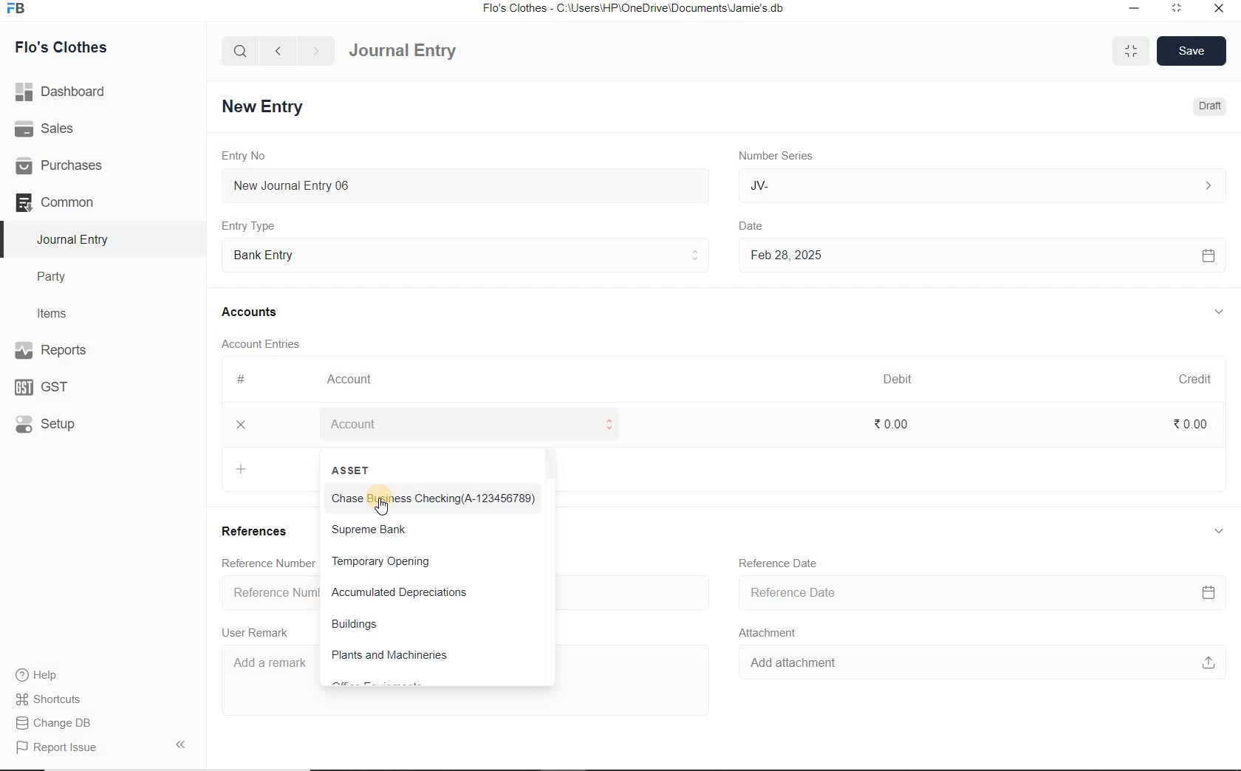  I want to click on Change DB, so click(55, 722).